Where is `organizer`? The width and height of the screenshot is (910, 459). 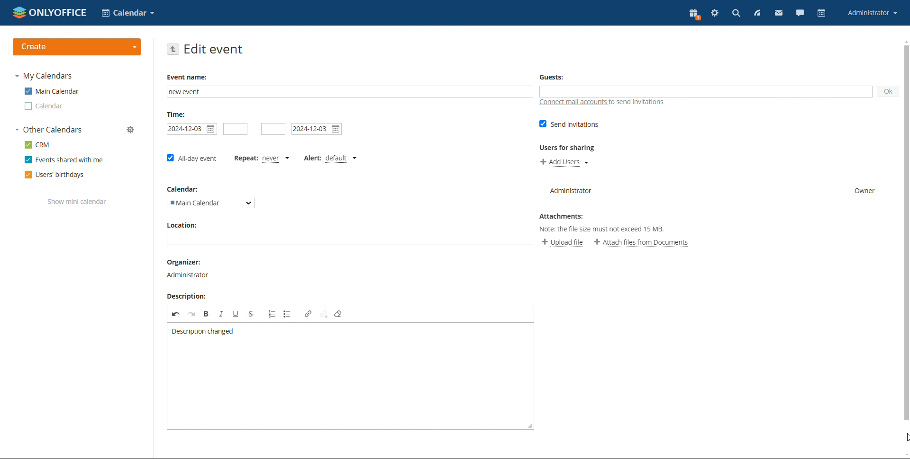
organizer is located at coordinates (187, 276).